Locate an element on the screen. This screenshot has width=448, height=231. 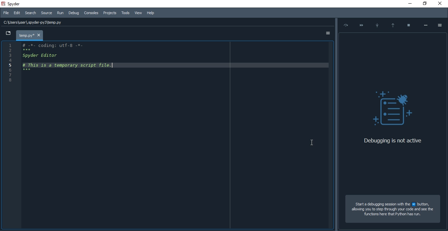
Continue execution until next breakpoint is located at coordinates (360, 24).